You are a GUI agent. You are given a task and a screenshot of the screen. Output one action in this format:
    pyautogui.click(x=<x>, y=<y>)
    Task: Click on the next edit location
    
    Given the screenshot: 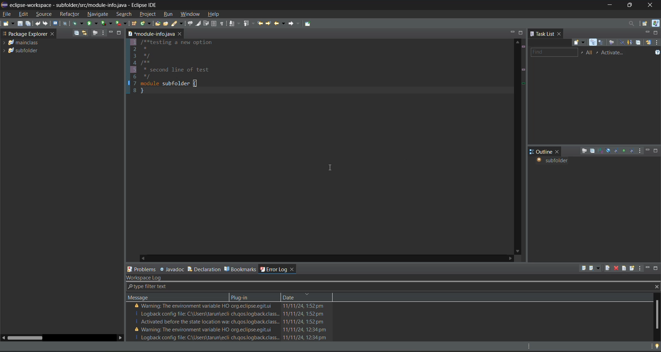 What is the action you would take?
    pyautogui.click(x=270, y=24)
    